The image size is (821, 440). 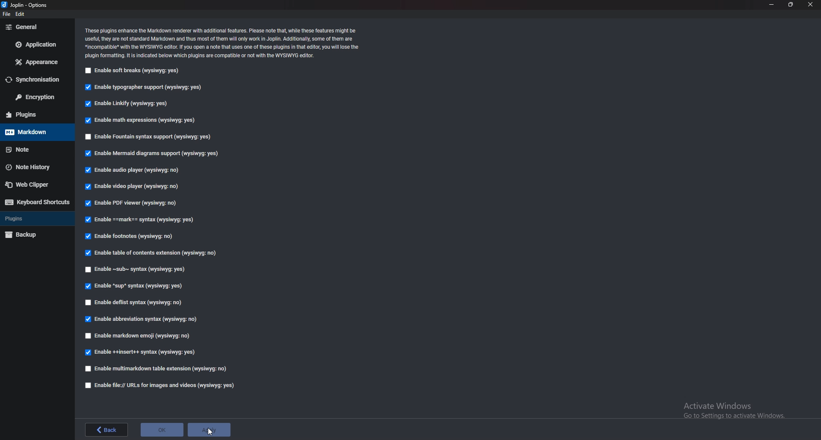 What do you see at coordinates (224, 43) in the screenshot?
I see `info` at bounding box center [224, 43].